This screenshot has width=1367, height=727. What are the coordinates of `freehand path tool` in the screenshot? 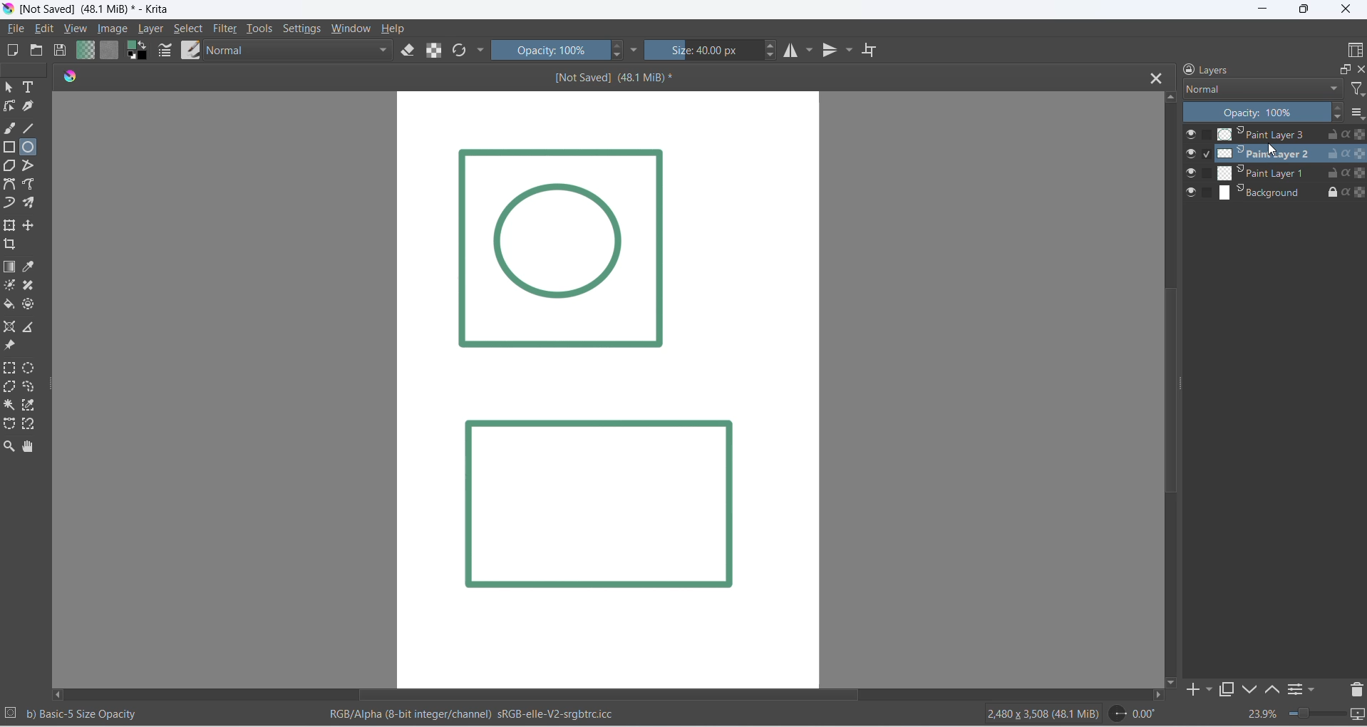 It's located at (33, 185).